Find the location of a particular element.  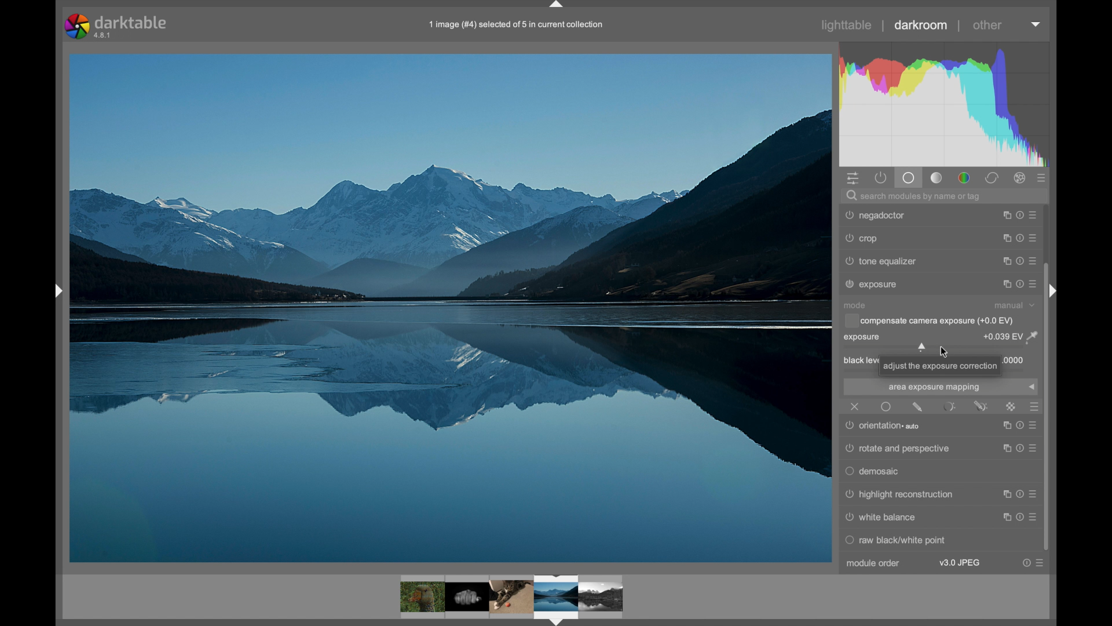

more options is located at coordinates (1020, 261).